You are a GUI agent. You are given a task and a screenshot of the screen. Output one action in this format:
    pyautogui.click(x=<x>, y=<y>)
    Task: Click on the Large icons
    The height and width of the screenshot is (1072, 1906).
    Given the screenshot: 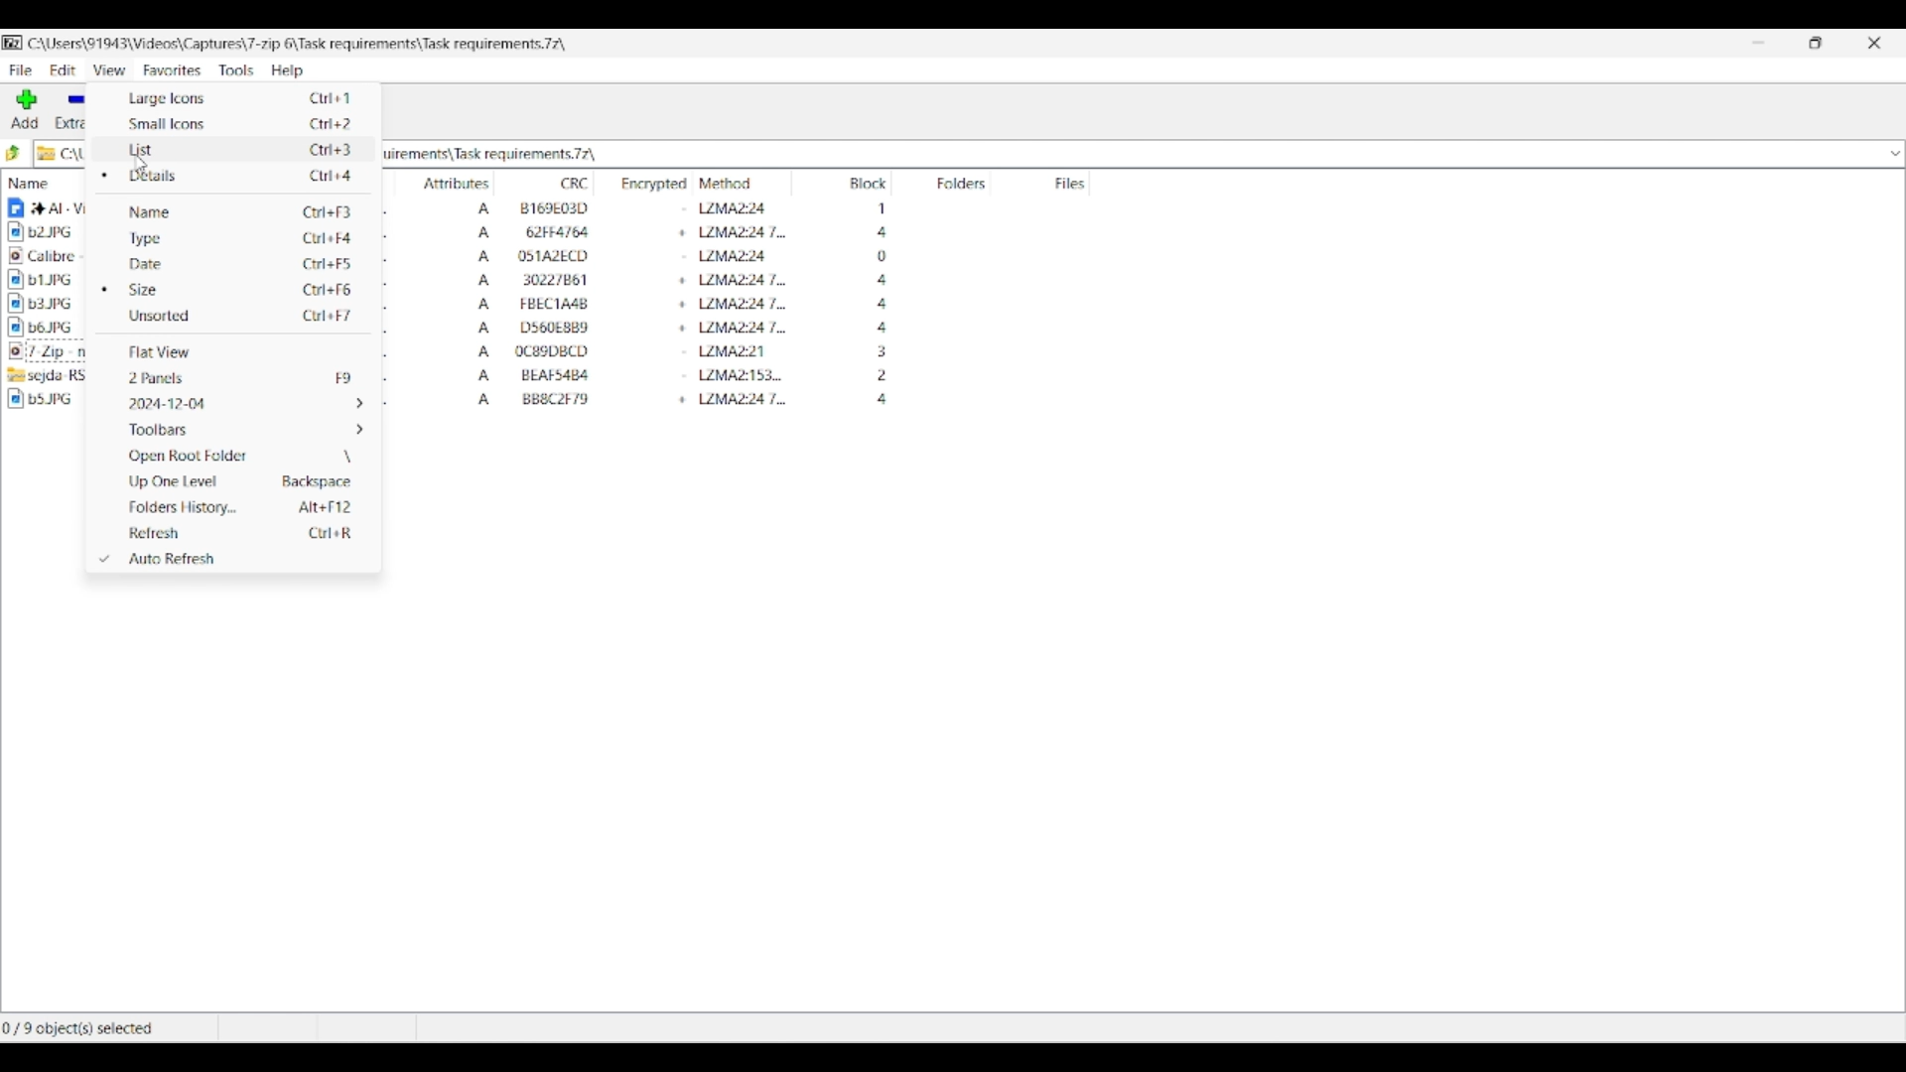 What is the action you would take?
    pyautogui.click(x=228, y=98)
    